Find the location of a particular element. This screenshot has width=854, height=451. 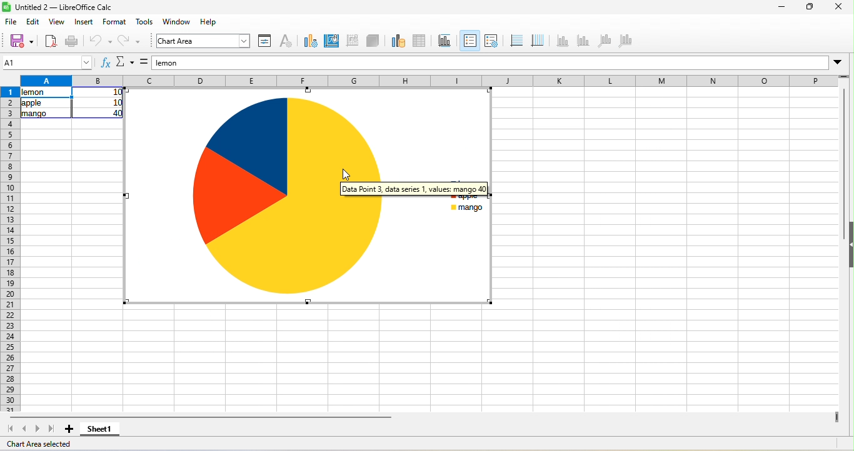

height is located at coordinates (848, 245).